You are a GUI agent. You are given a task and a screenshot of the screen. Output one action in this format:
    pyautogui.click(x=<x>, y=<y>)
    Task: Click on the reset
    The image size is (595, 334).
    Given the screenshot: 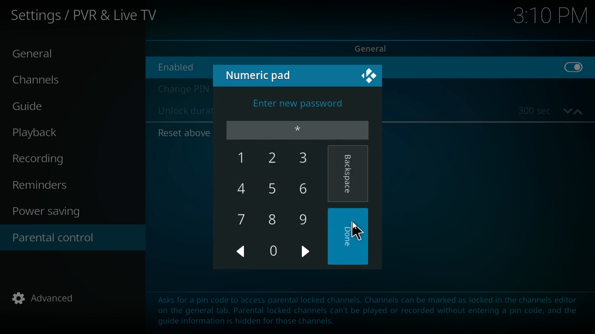 What is the action you would take?
    pyautogui.click(x=183, y=133)
    